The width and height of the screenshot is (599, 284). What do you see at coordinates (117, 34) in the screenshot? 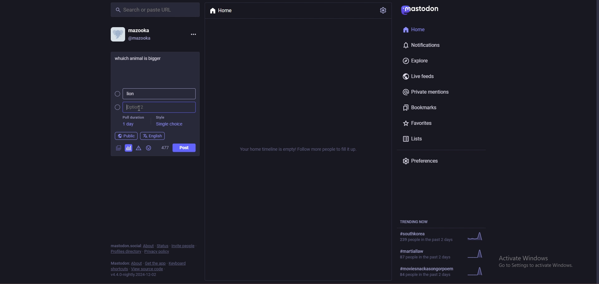
I see `profile` at bounding box center [117, 34].